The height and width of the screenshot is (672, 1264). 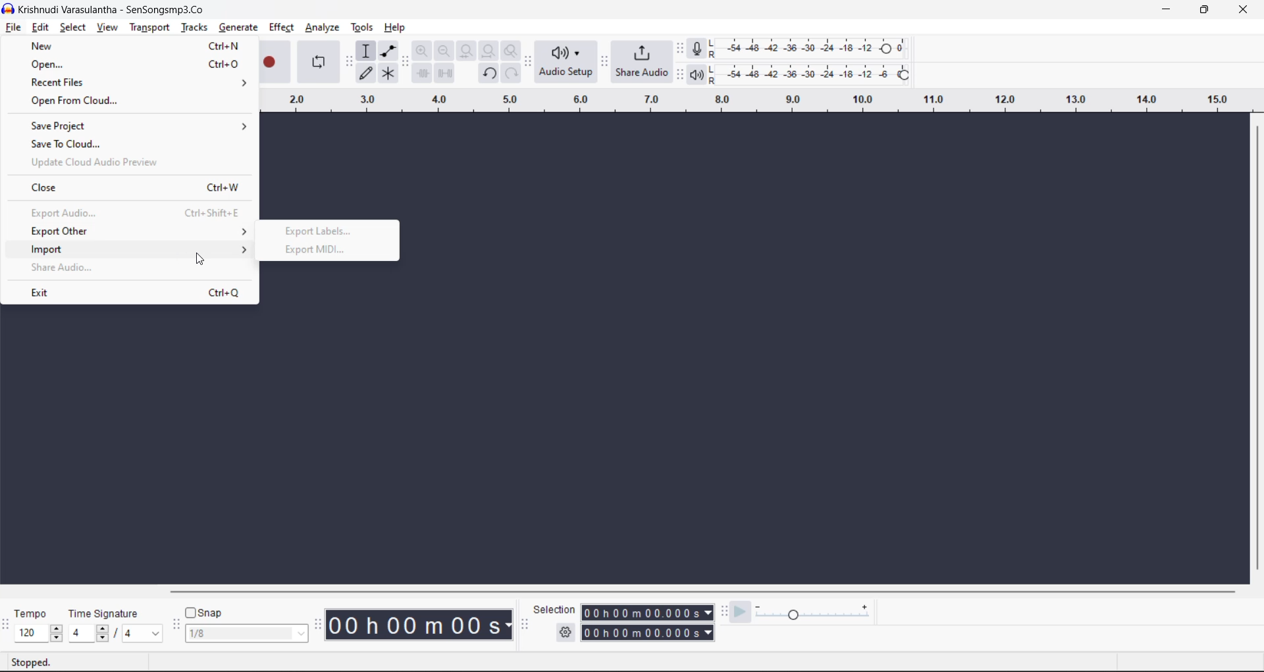 What do you see at coordinates (555, 610) in the screenshot?
I see `selection` at bounding box center [555, 610].